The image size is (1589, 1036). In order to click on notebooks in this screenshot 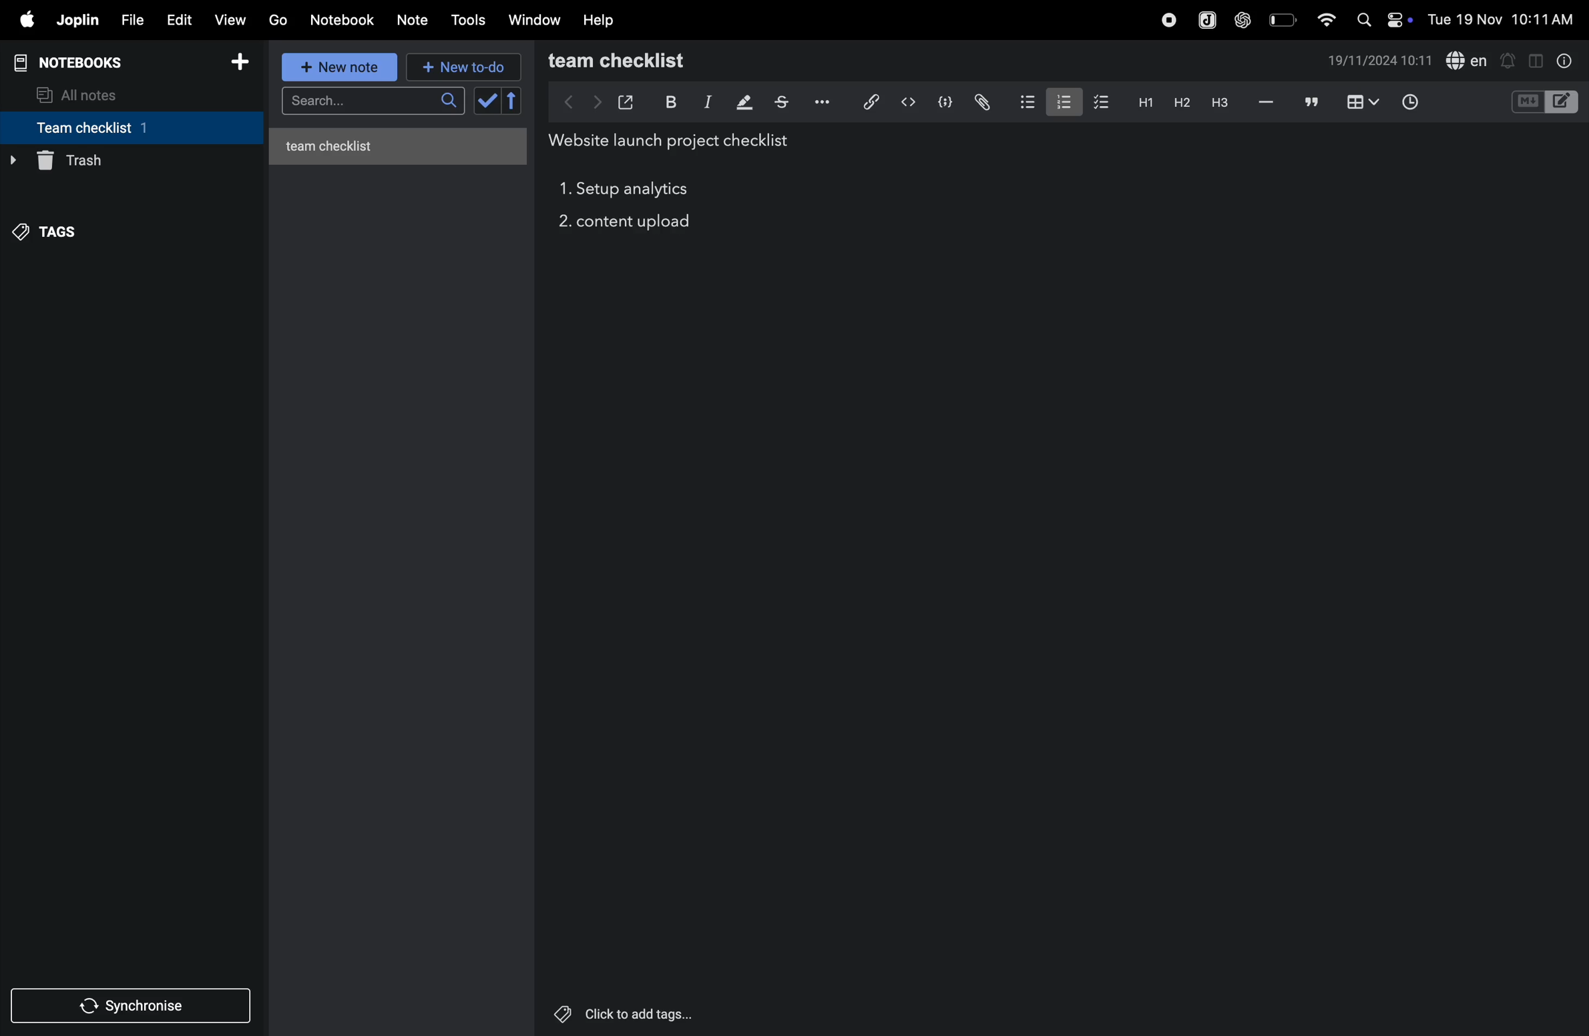, I will do `click(76, 61)`.